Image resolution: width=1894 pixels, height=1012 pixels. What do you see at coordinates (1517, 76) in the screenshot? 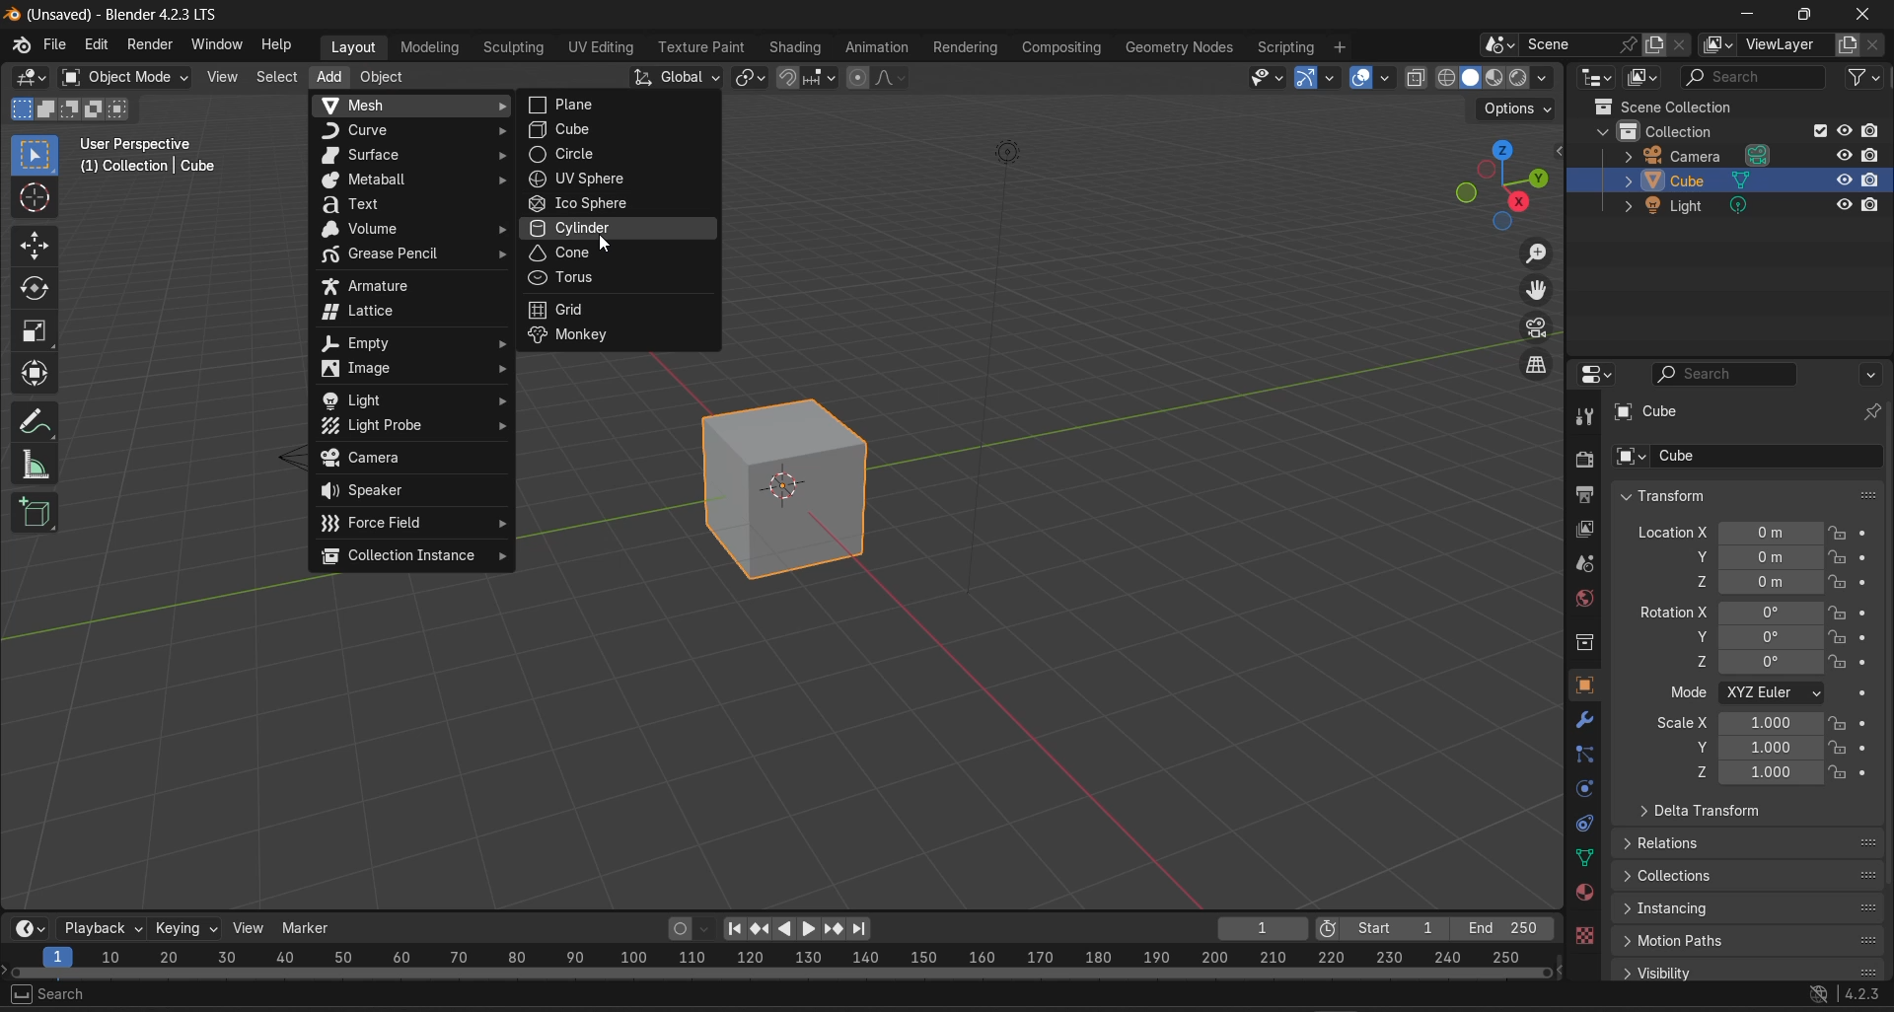
I see `viewport shading:rendered` at bounding box center [1517, 76].